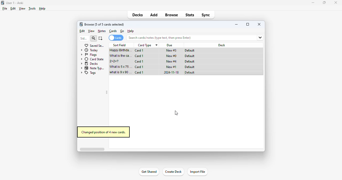 This screenshot has width=342, height=180. What do you see at coordinates (83, 31) in the screenshot?
I see `edit` at bounding box center [83, 31].